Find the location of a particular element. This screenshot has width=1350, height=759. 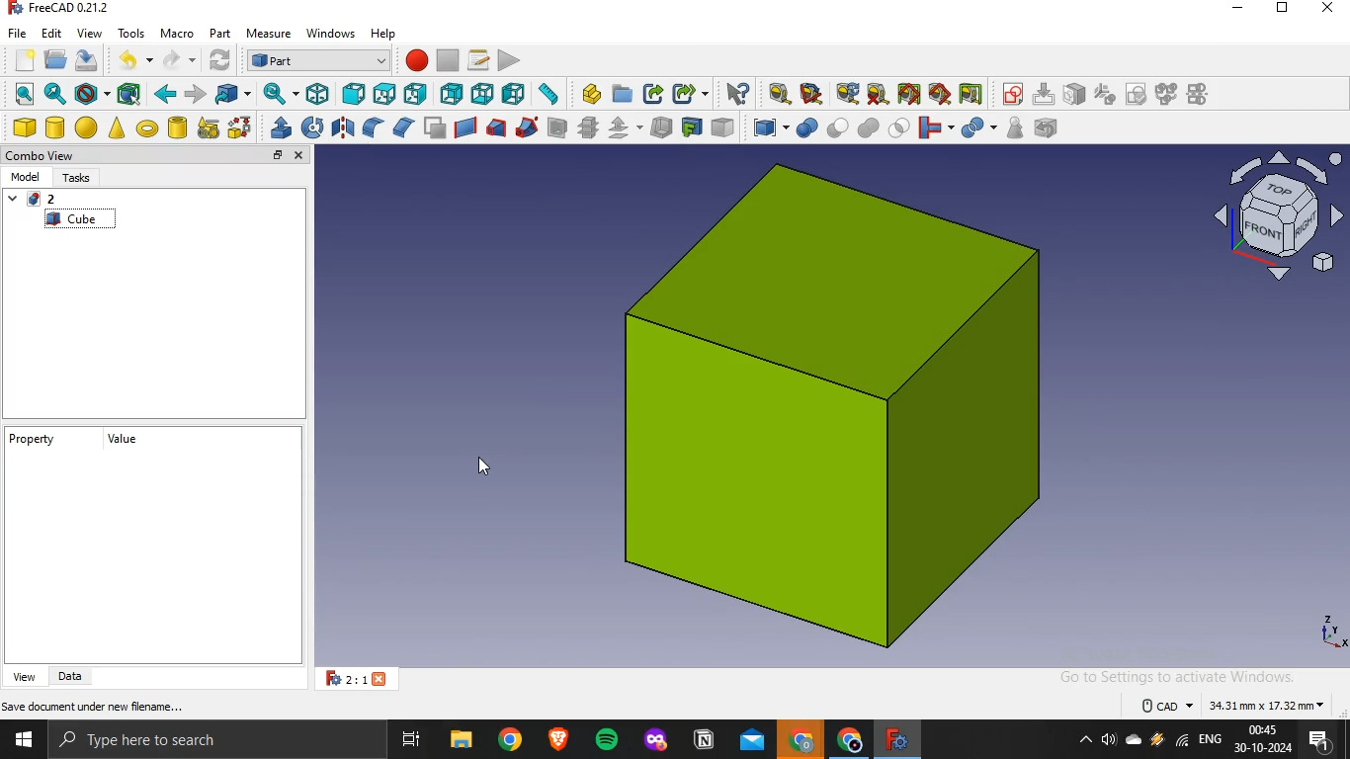

unnmaed is located at coordinates (75, 200).